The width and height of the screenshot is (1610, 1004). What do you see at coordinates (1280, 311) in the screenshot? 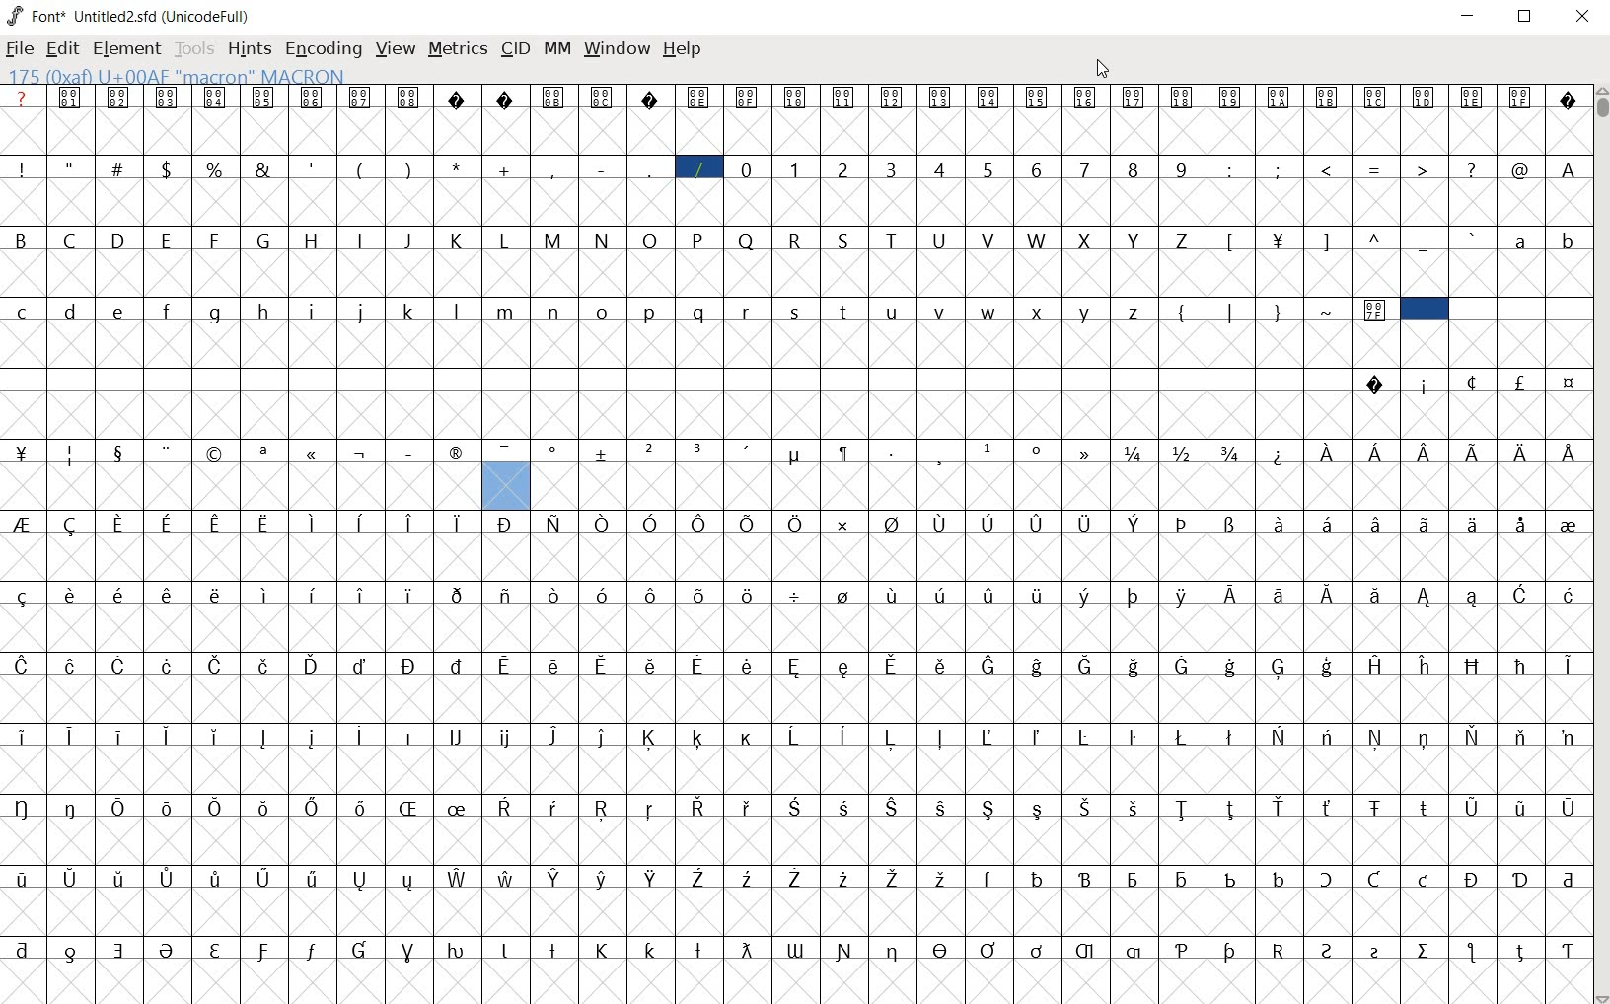
I see `}` at bounding box center [1280, 311].